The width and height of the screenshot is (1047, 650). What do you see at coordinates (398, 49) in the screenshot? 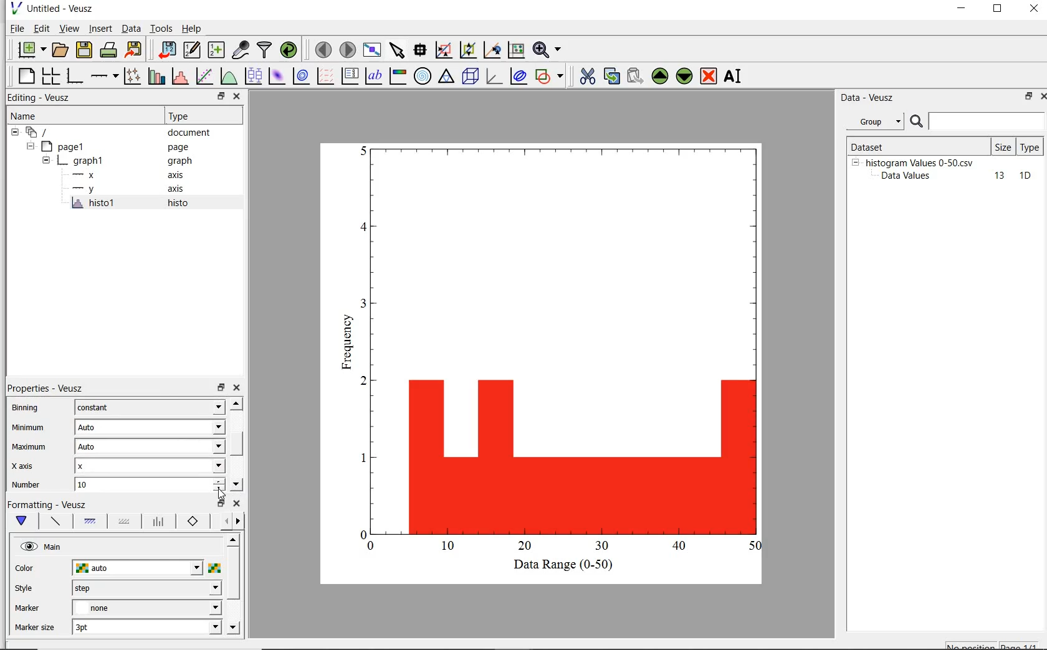
I see `select items from the graph scroll` at bounding box center [398, 49].